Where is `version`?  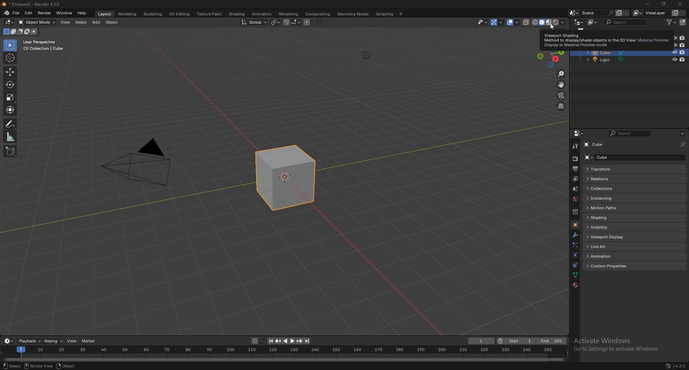 version is located at coordinates (680, 365).